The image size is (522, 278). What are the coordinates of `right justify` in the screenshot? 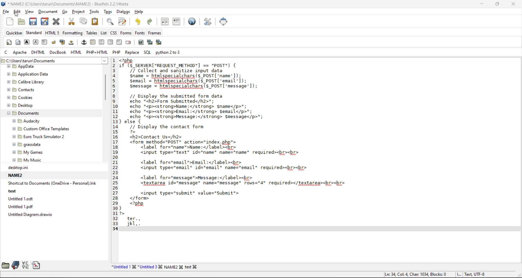 It's located at (110, 42).